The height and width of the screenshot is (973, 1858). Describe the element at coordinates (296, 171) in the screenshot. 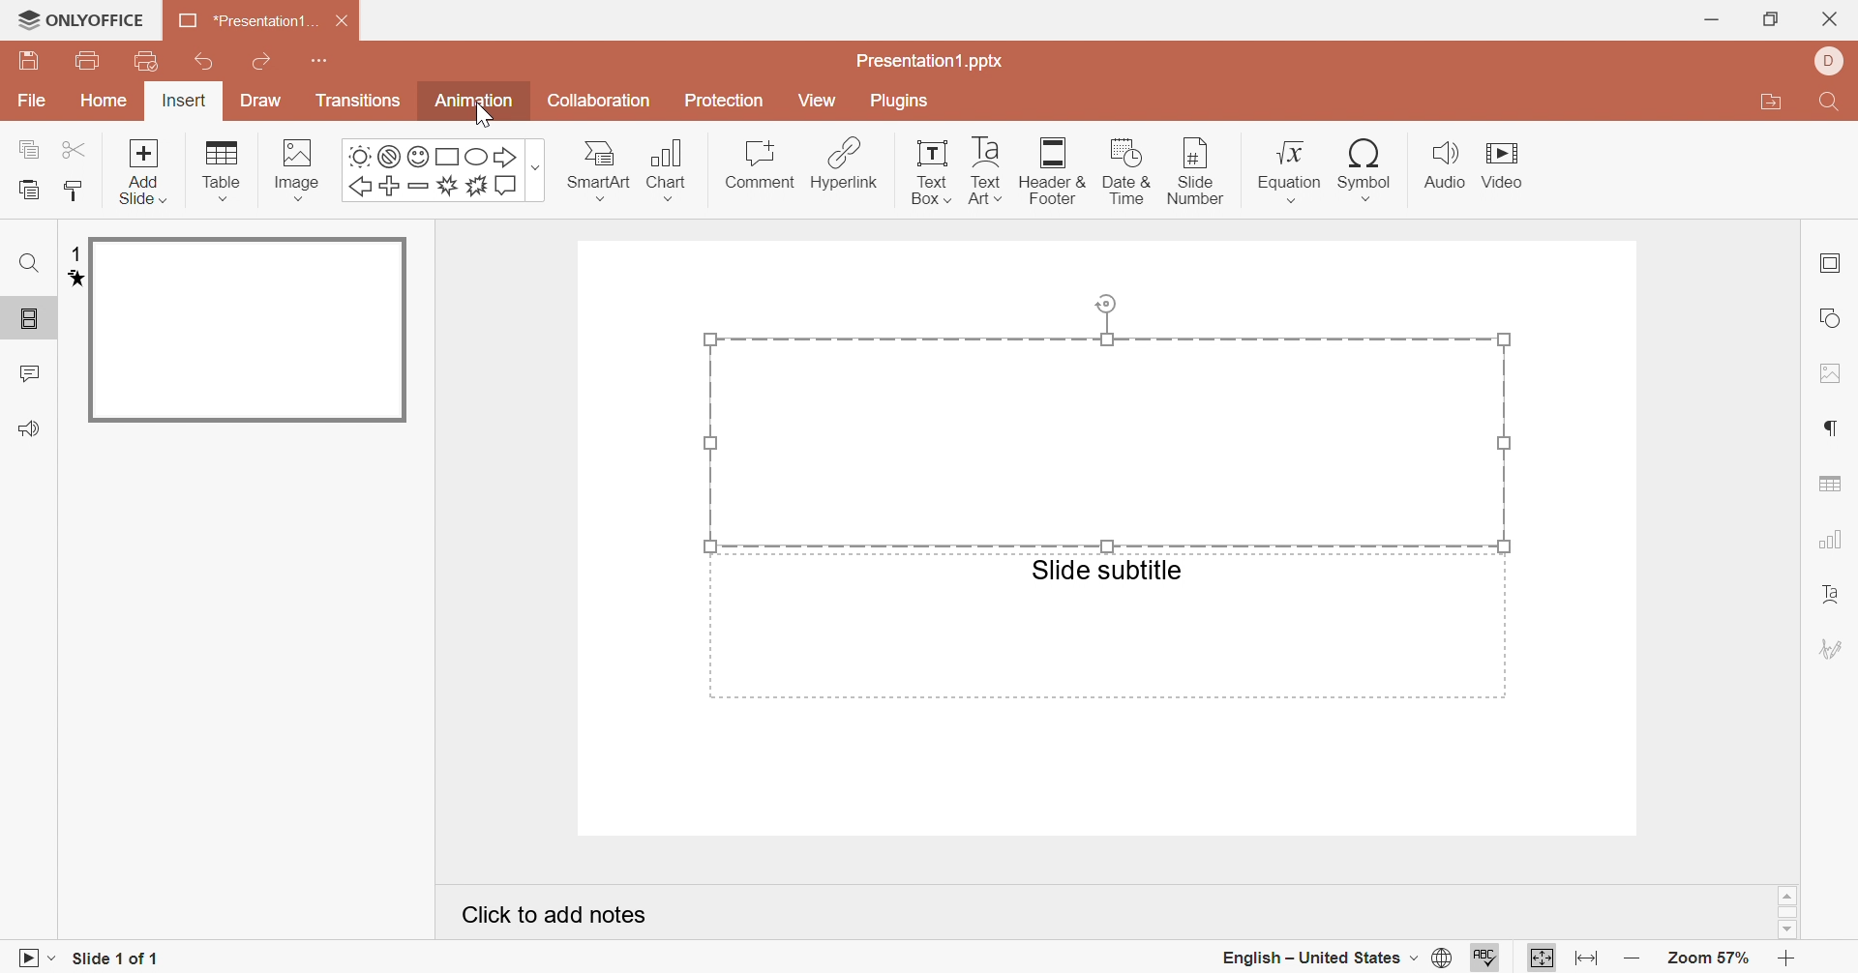

I see `image` at that location.